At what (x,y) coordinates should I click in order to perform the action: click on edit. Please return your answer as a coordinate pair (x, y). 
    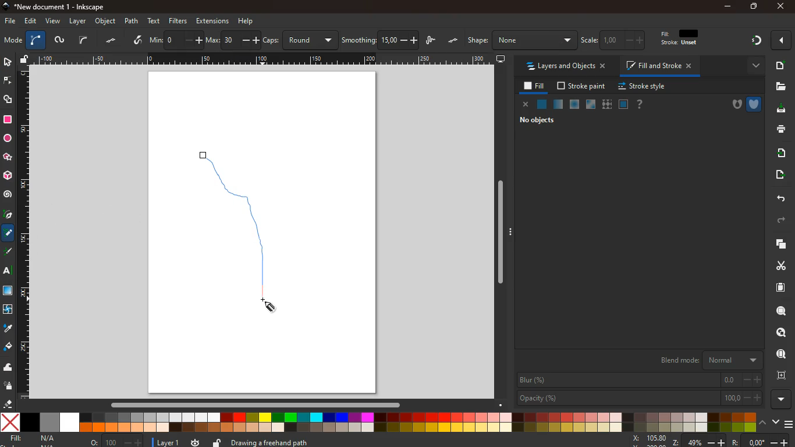
    Looking at the image, I should click on (641, 40).